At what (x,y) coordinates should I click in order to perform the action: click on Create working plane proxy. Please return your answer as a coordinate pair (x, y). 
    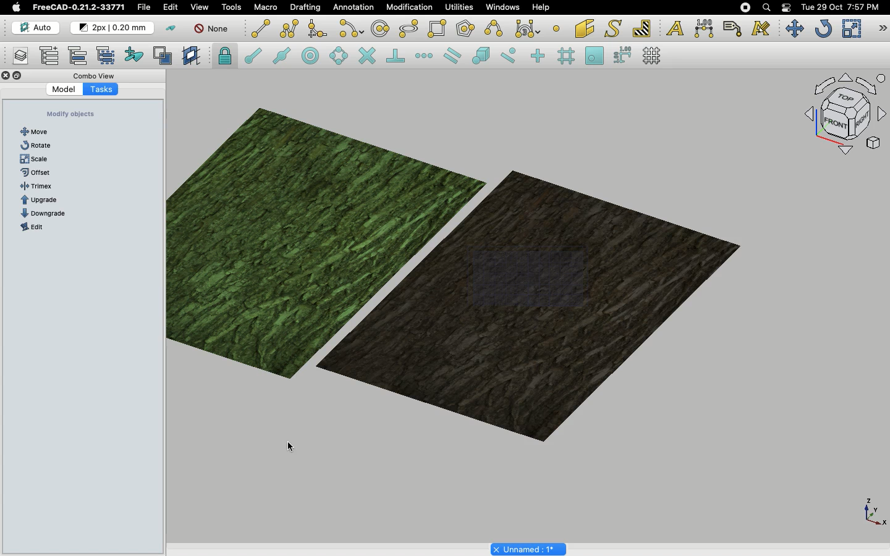
    Looking at the image, I should click on (193, 56).